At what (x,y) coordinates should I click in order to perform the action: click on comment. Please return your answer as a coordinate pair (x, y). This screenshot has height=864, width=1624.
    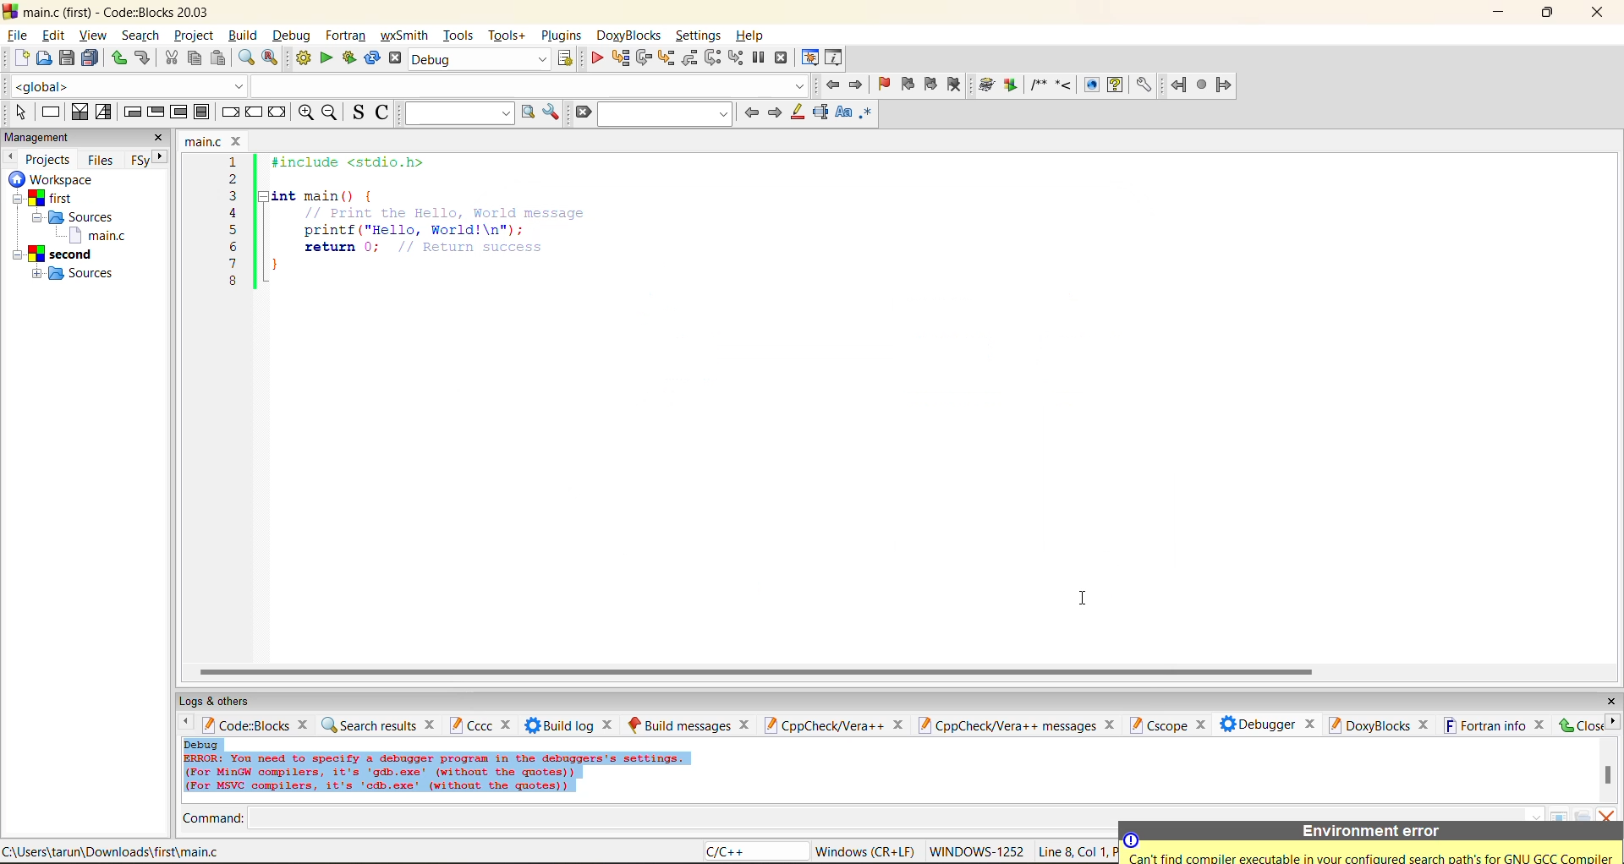
    Looking at the image, I should click on (1038, 85).